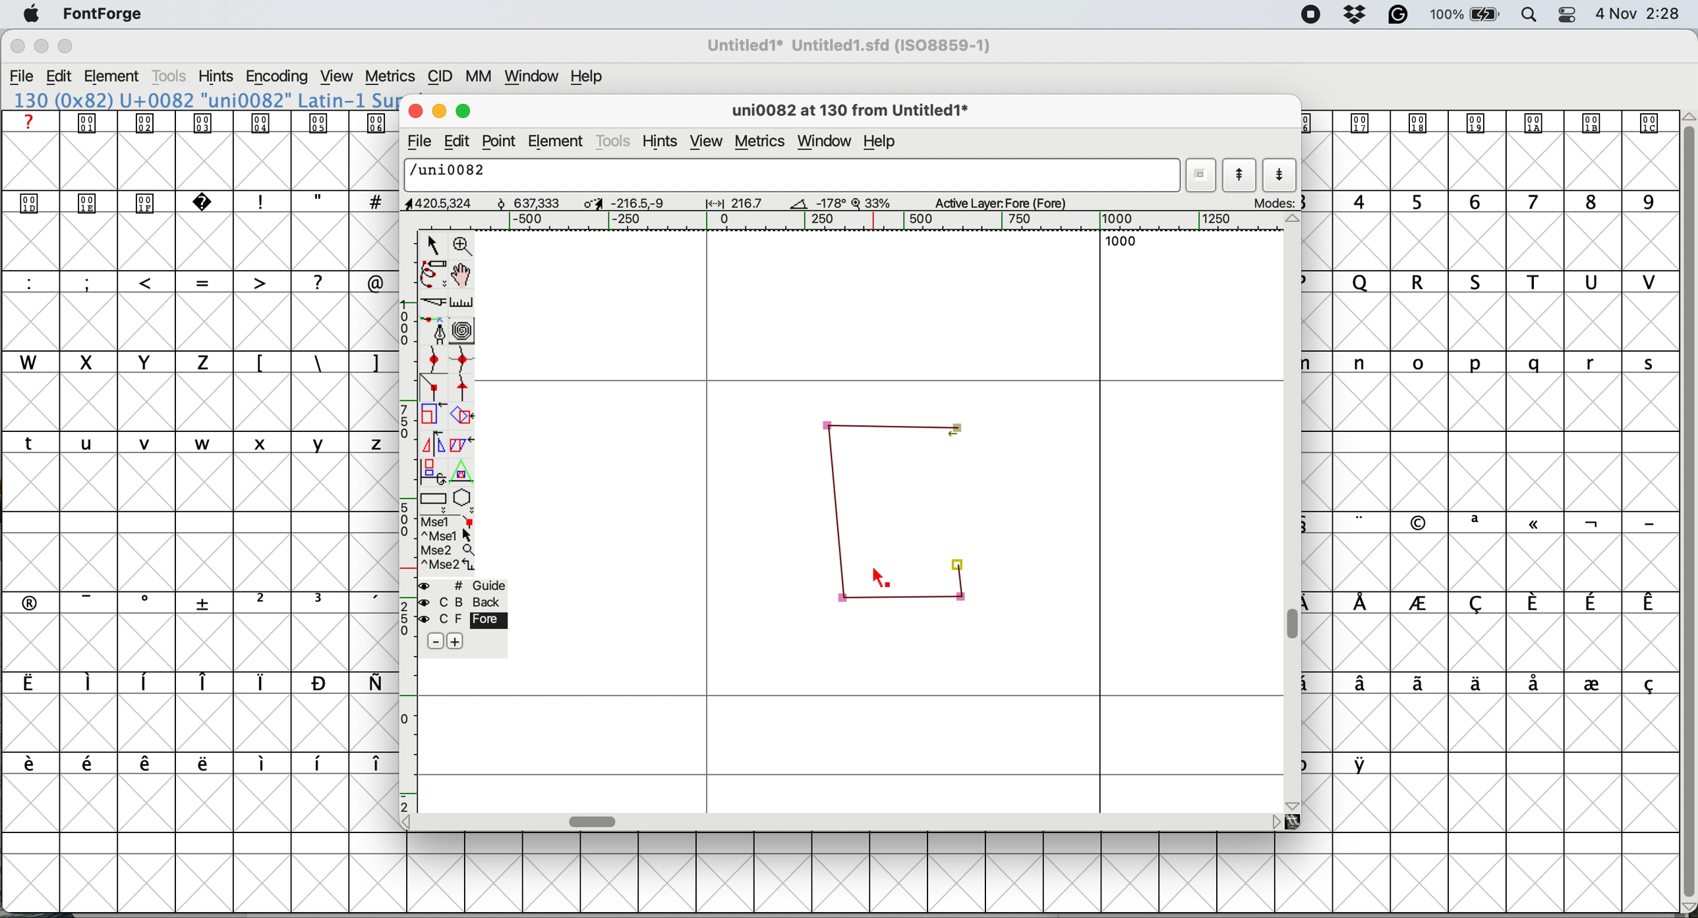  I want to click on corner points connected, so click(964, 587).